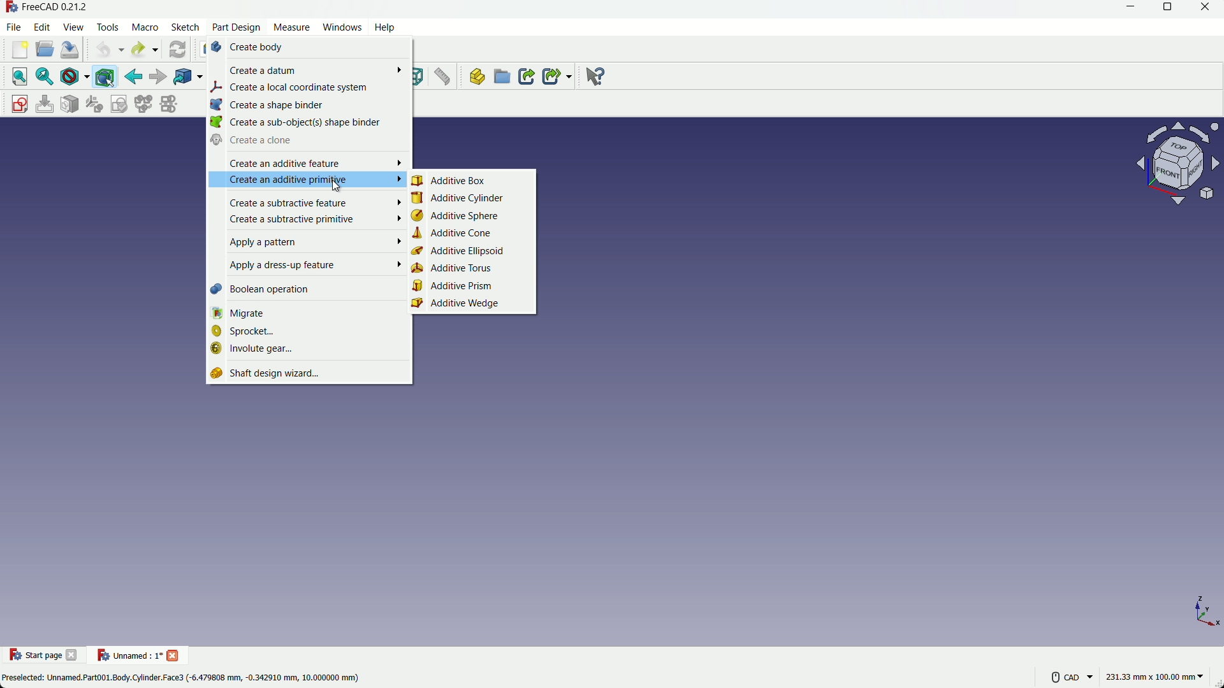 This screenshot has height=688, width=1224. Describe the element at coordinates (308, 314) in the screenshot. I see `migrate` at that location.